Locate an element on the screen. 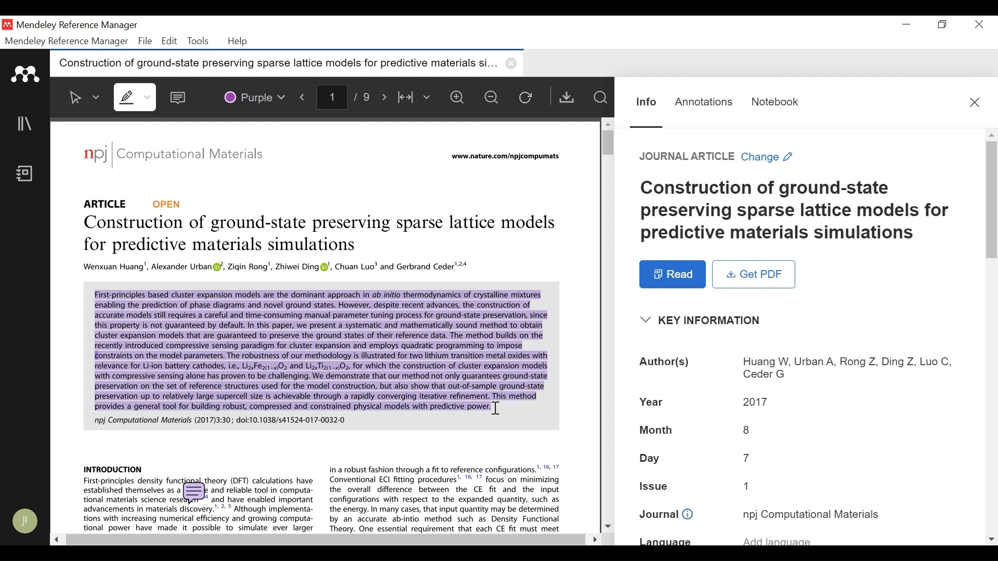 The height and width of the screenshot is (561, 998). Previous Page is located at coordinates (305, 95).